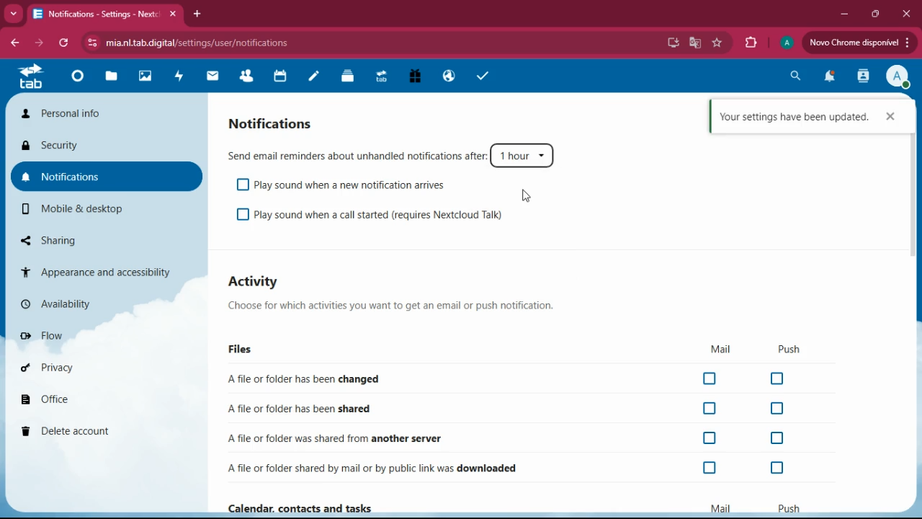 This screenshot has height=519, width=922. I want to click on shared, so click(303, 410).